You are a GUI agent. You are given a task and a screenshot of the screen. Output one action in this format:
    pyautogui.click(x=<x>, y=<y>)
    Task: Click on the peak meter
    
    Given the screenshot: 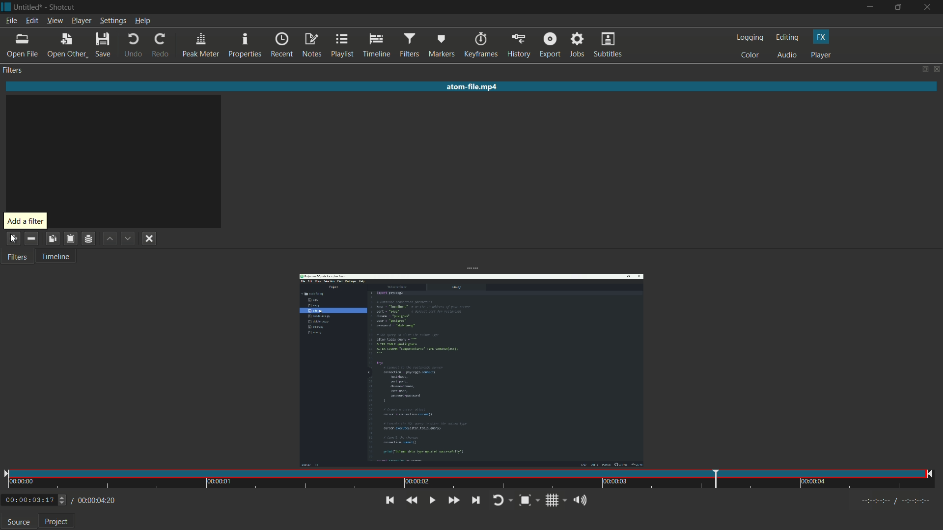 What is the action you would take?
    pyautogui.click(x=201, y=46)
    